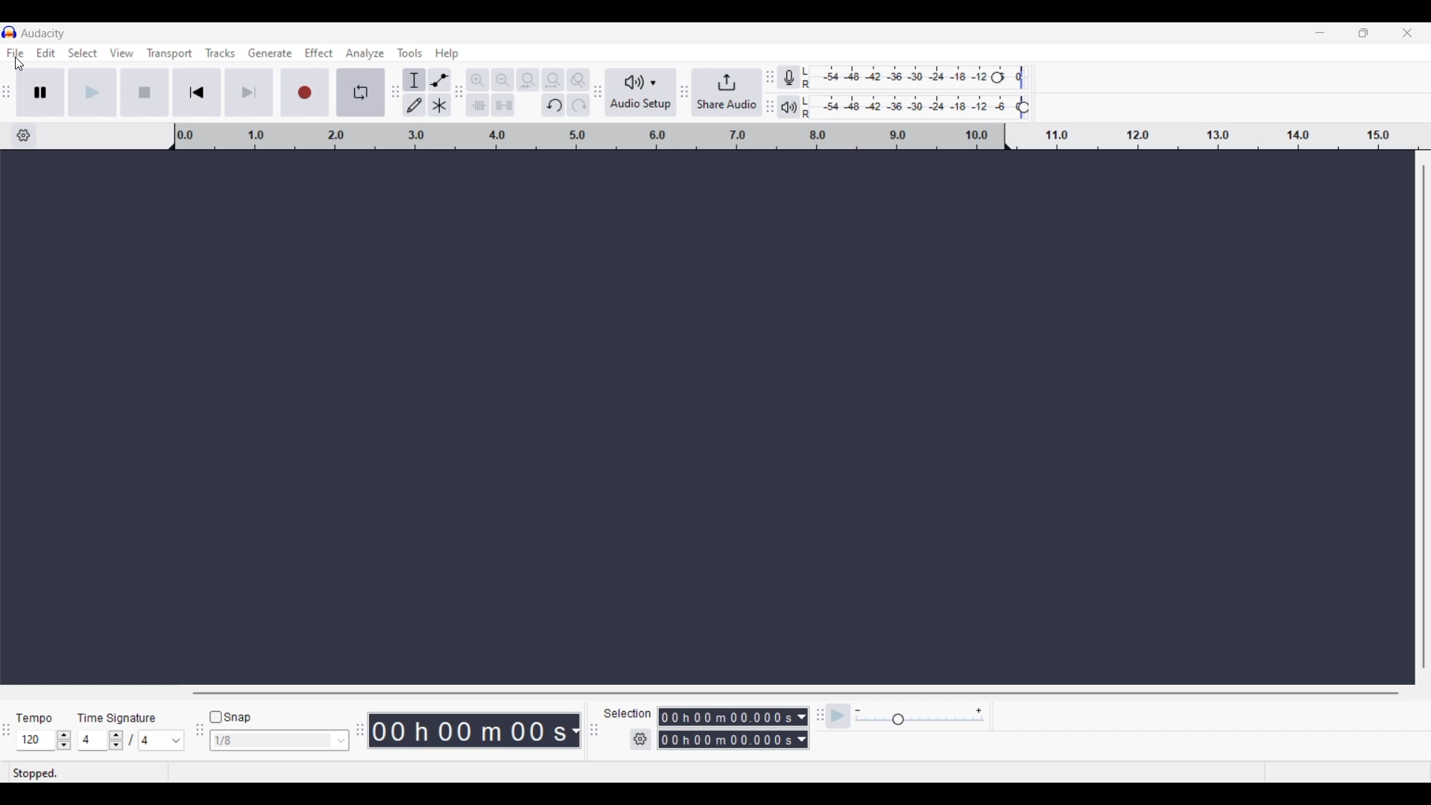  Describe the element at coordinates (858, 711) in the screenshot. I see `Min. playback speed` at that location.